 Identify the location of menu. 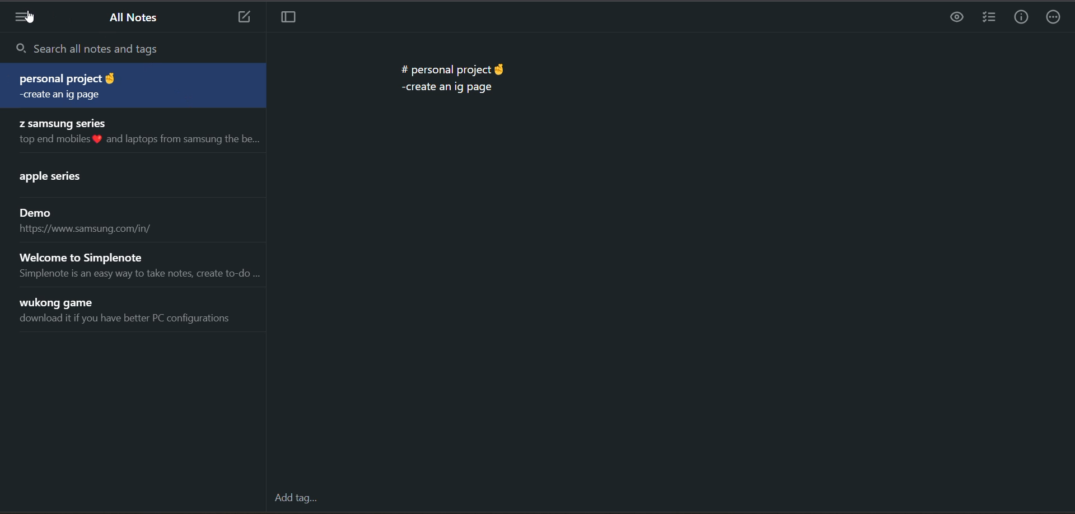
(24, 20).